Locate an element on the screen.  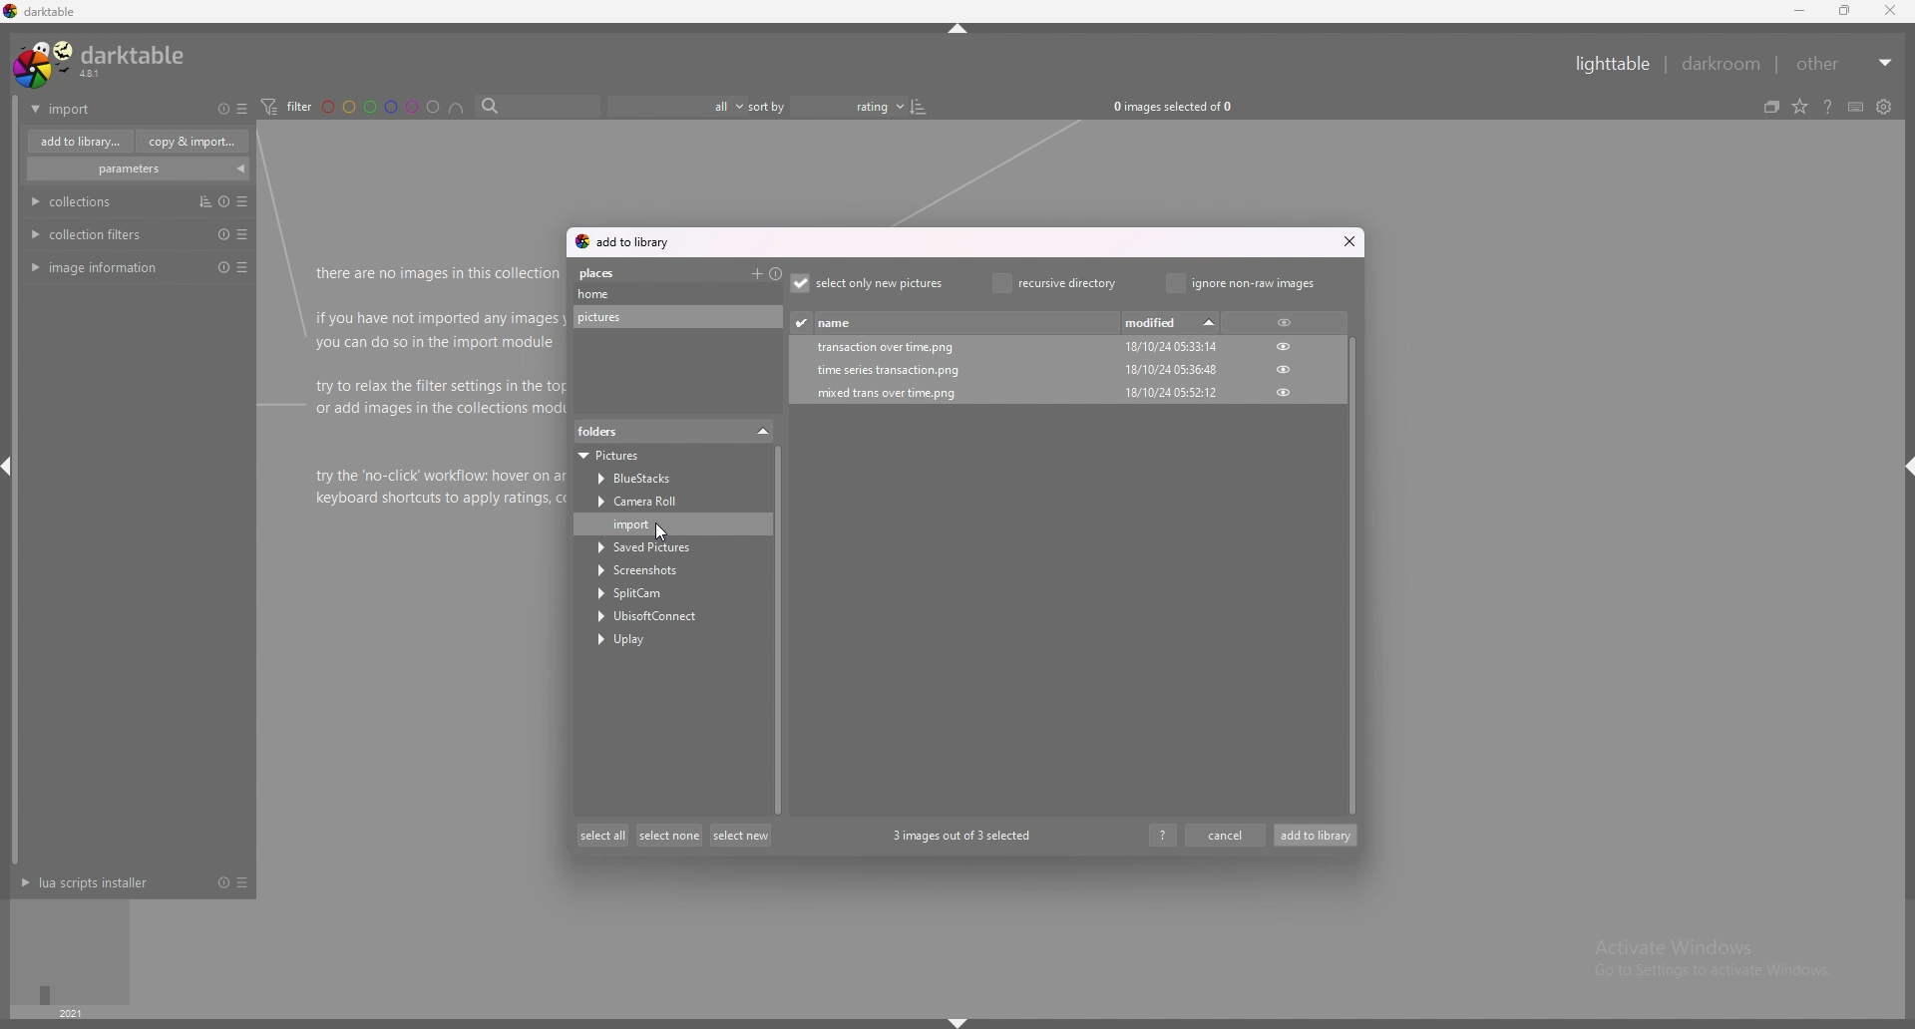
Saved Pictures is located at coordinates (666, 547).